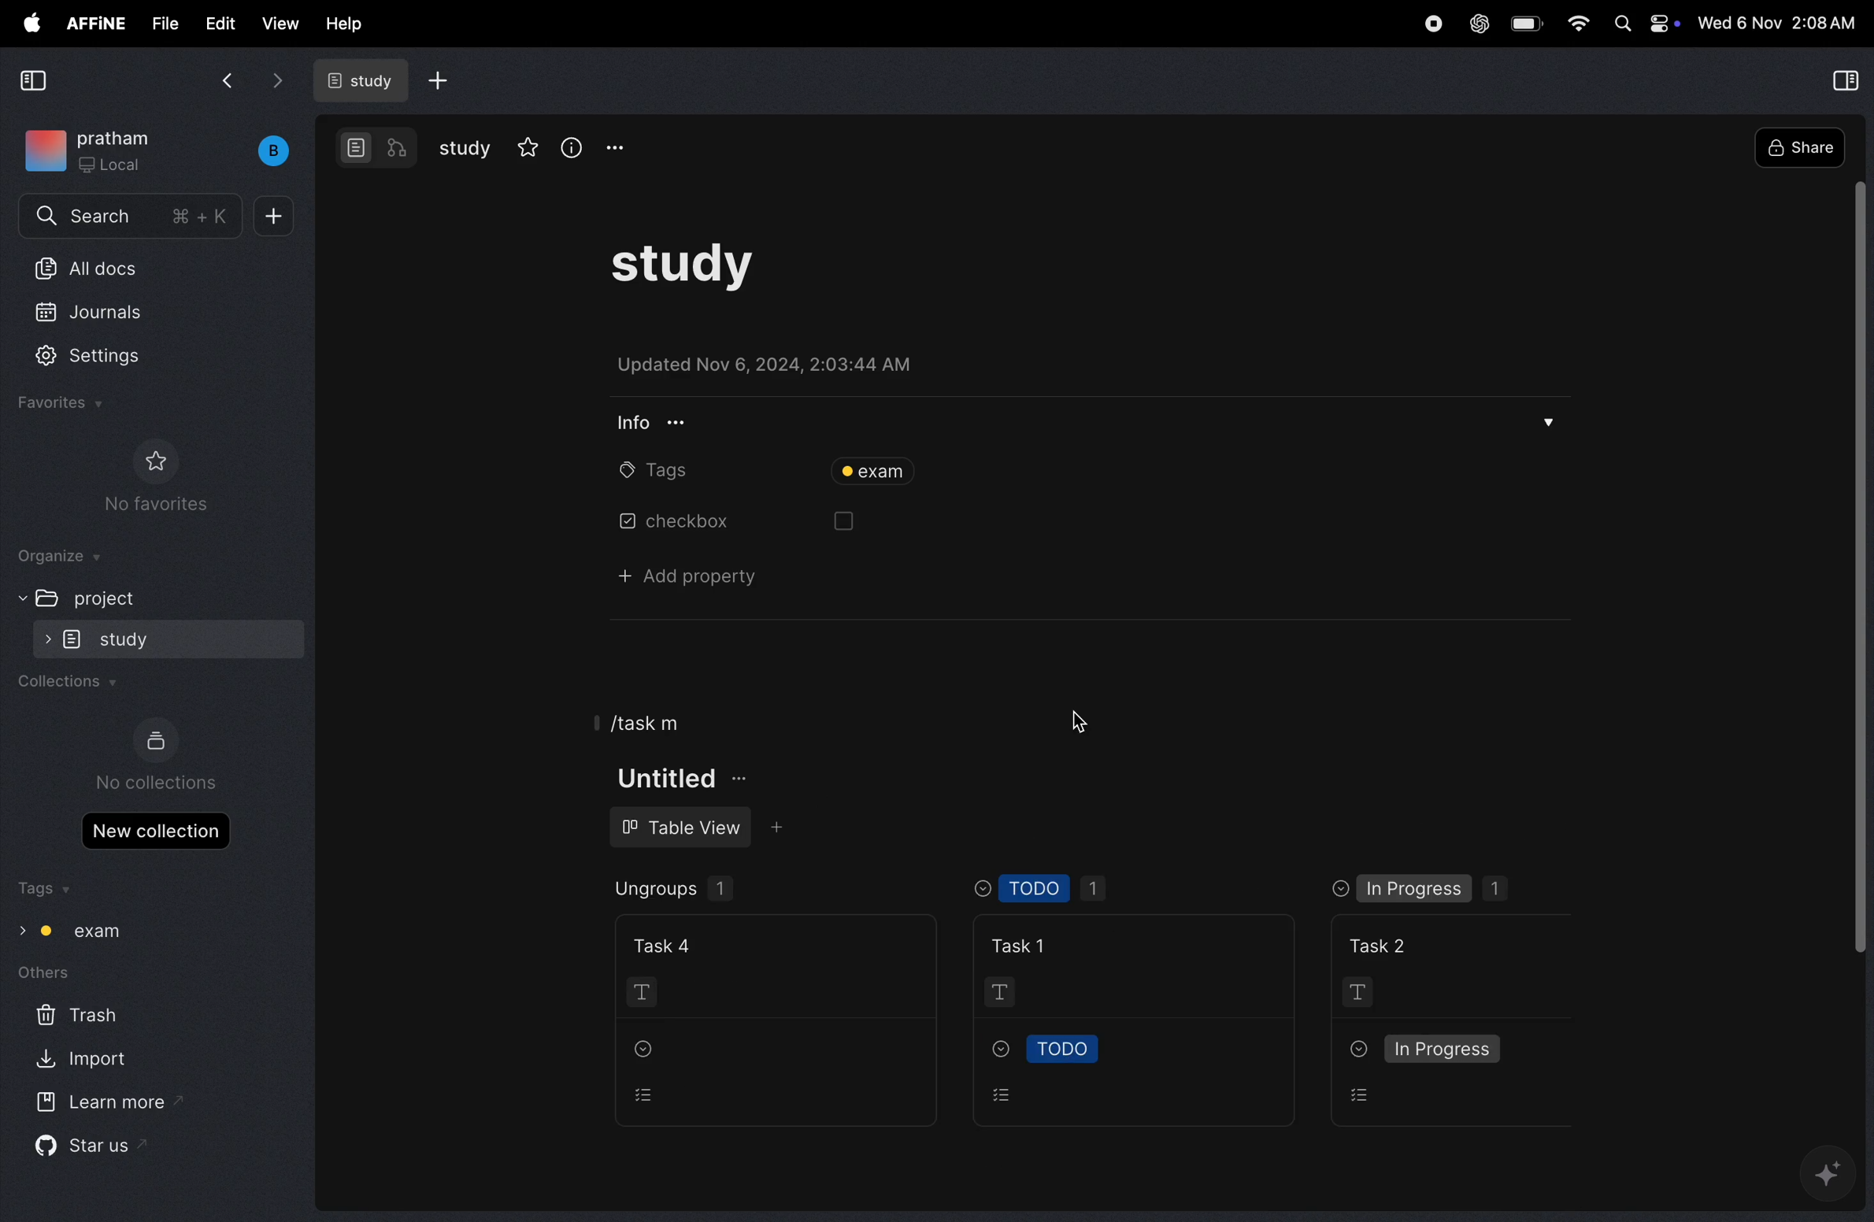 The width and height of the screenshot is (1874, 1222). What do you see at coordinates (1523, 23) in the screenshot?
I see `battery` at bounding box center [1523, 23].